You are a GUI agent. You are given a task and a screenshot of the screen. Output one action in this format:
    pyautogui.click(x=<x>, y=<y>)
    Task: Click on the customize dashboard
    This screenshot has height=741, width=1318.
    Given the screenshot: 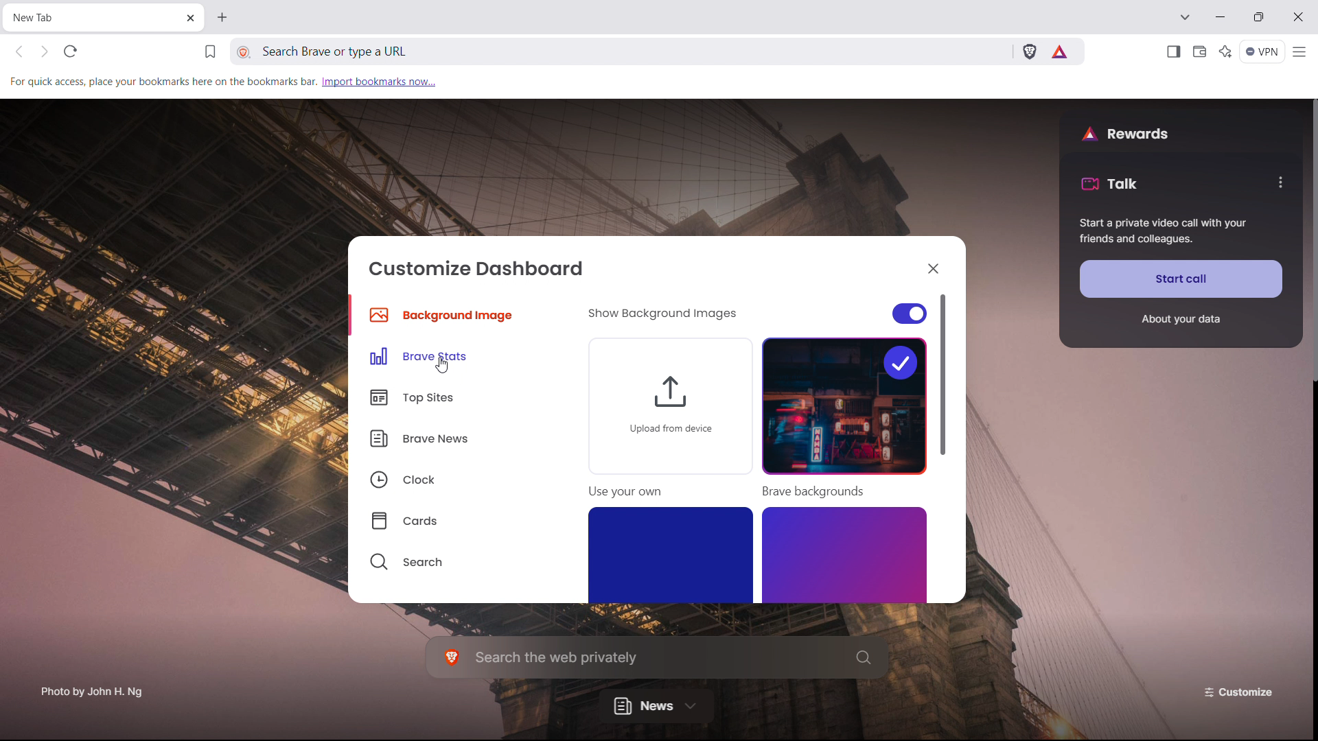 What is the action you would take?
    pyautogui.click(x=477, y=268)
    